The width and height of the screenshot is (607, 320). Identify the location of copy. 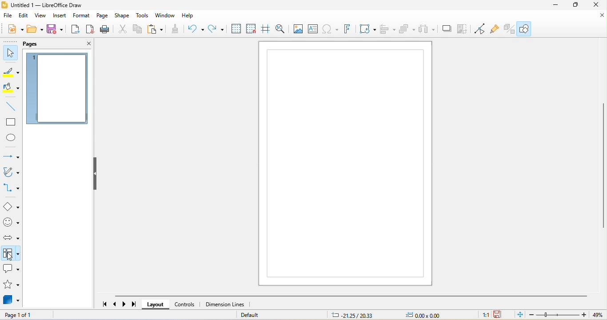
(138, 30).